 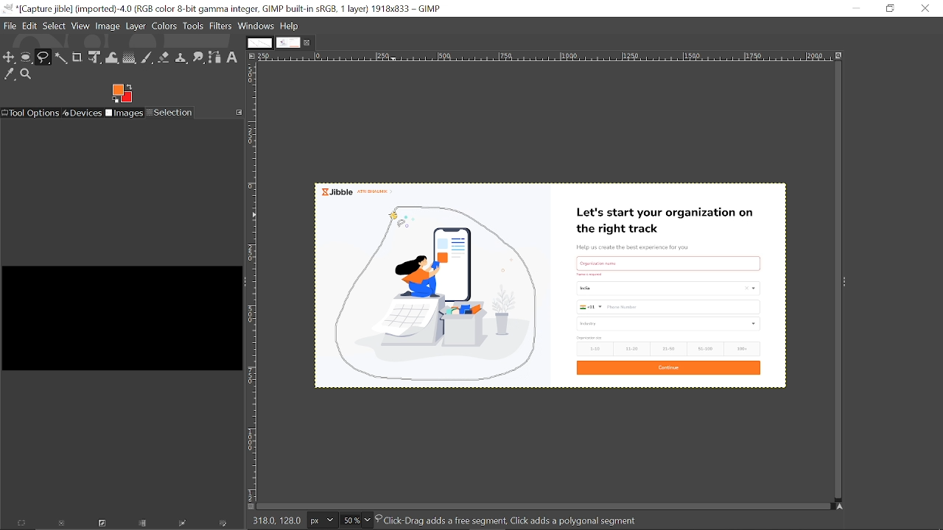 I want to click on Ellipse select tool, so click(x=27, y=58).